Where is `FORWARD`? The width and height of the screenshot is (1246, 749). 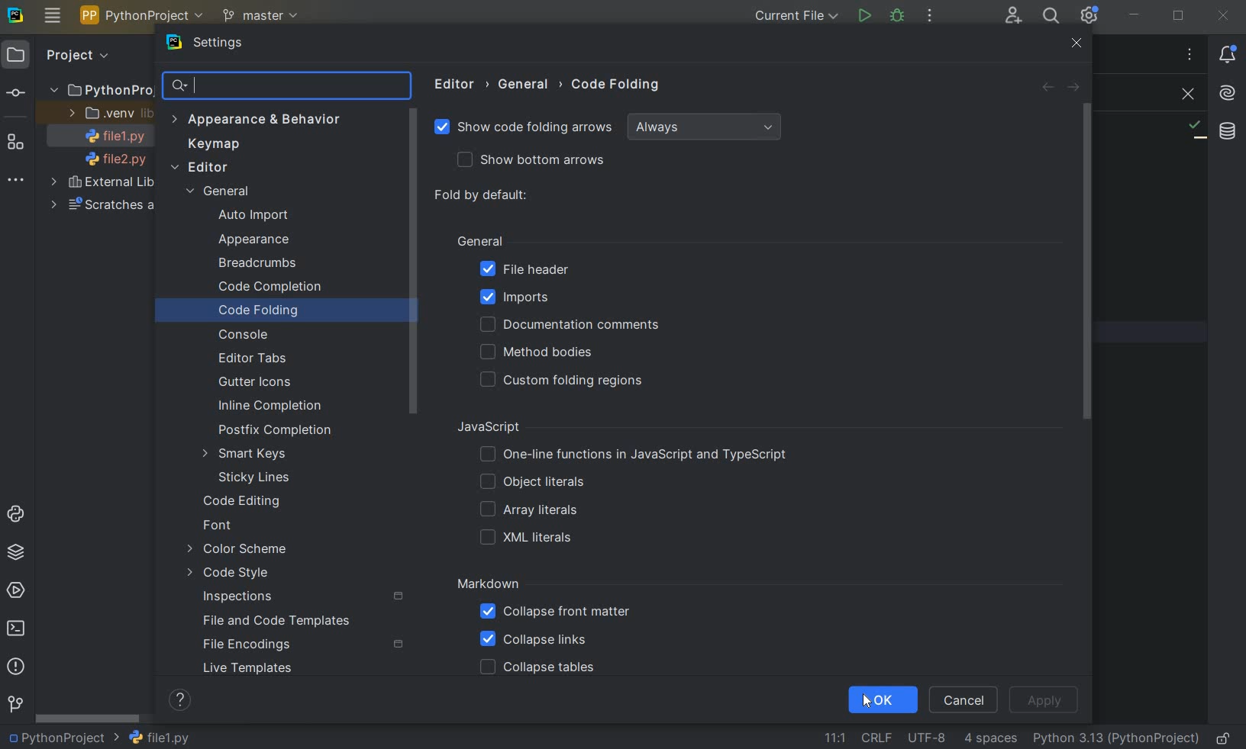
FORWARD is located at coordinates (1075, 88).